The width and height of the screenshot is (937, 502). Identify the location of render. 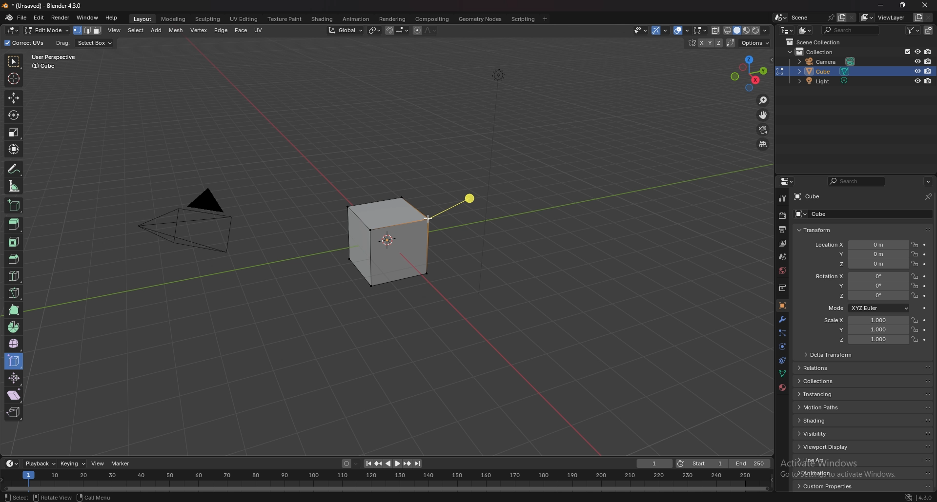
(61, 18).